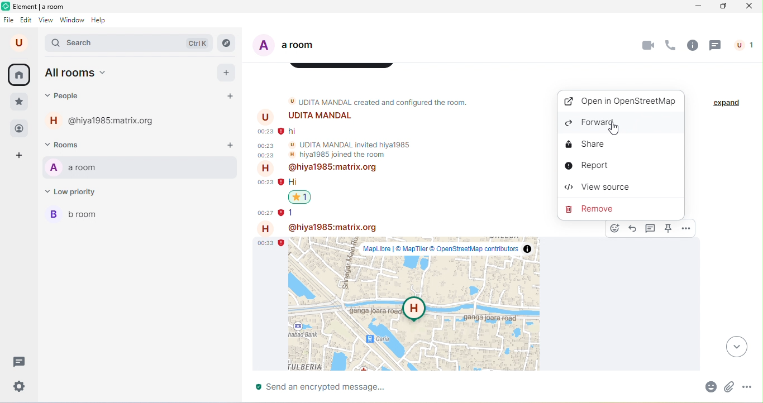 The height and width of the screenshot is (403, 763). Describe the element at coordinates (122, 167) in the screenshot. I see `a room` at that location.